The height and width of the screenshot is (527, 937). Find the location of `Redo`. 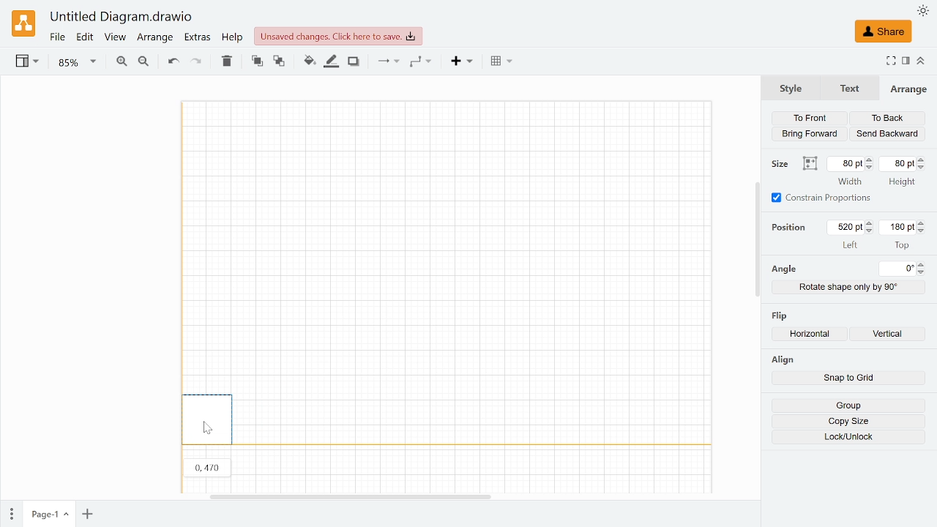

Redo is located at coordinates (195, 62).